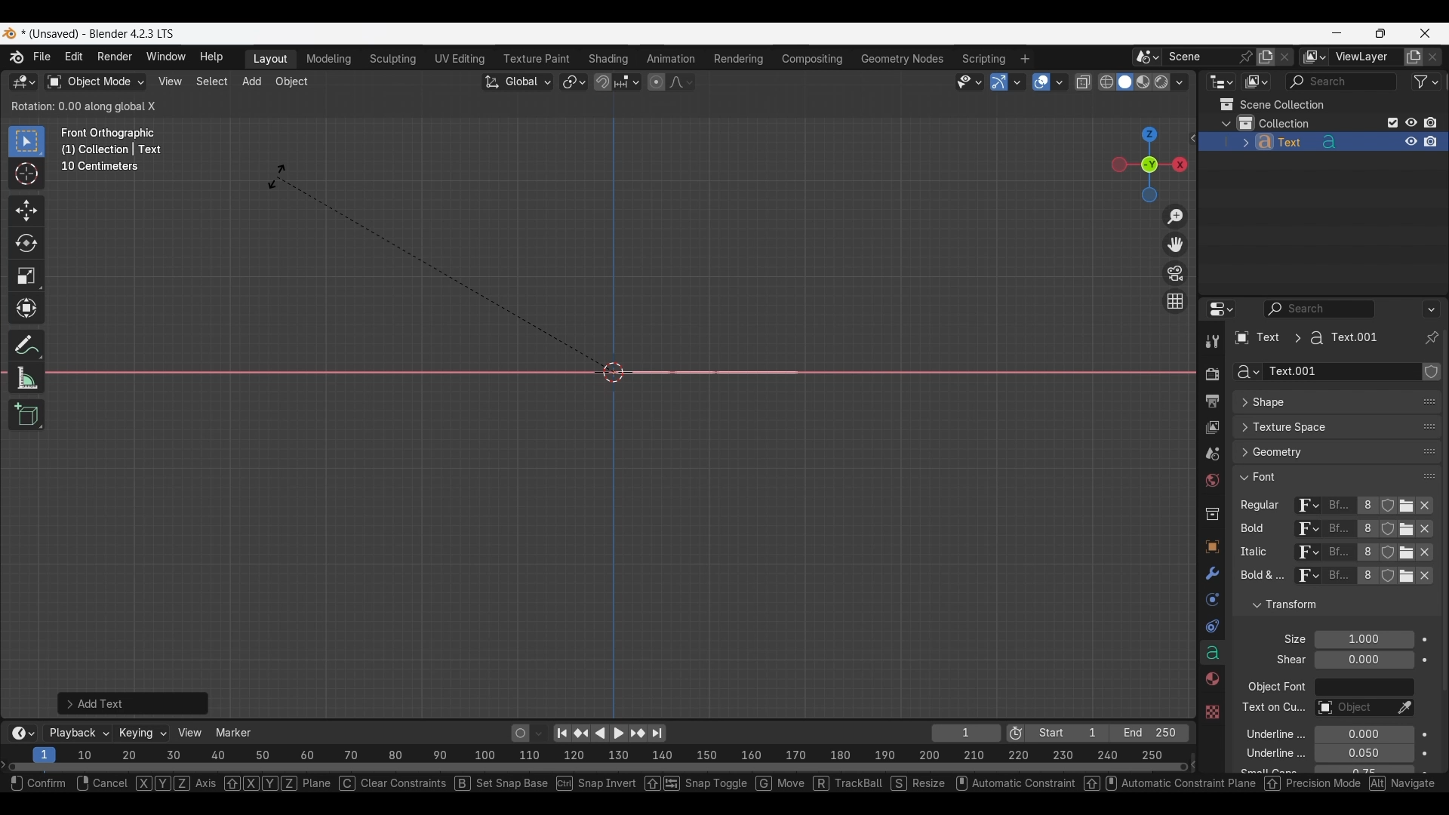  I want to click on More about Blender, so click(17, 57).